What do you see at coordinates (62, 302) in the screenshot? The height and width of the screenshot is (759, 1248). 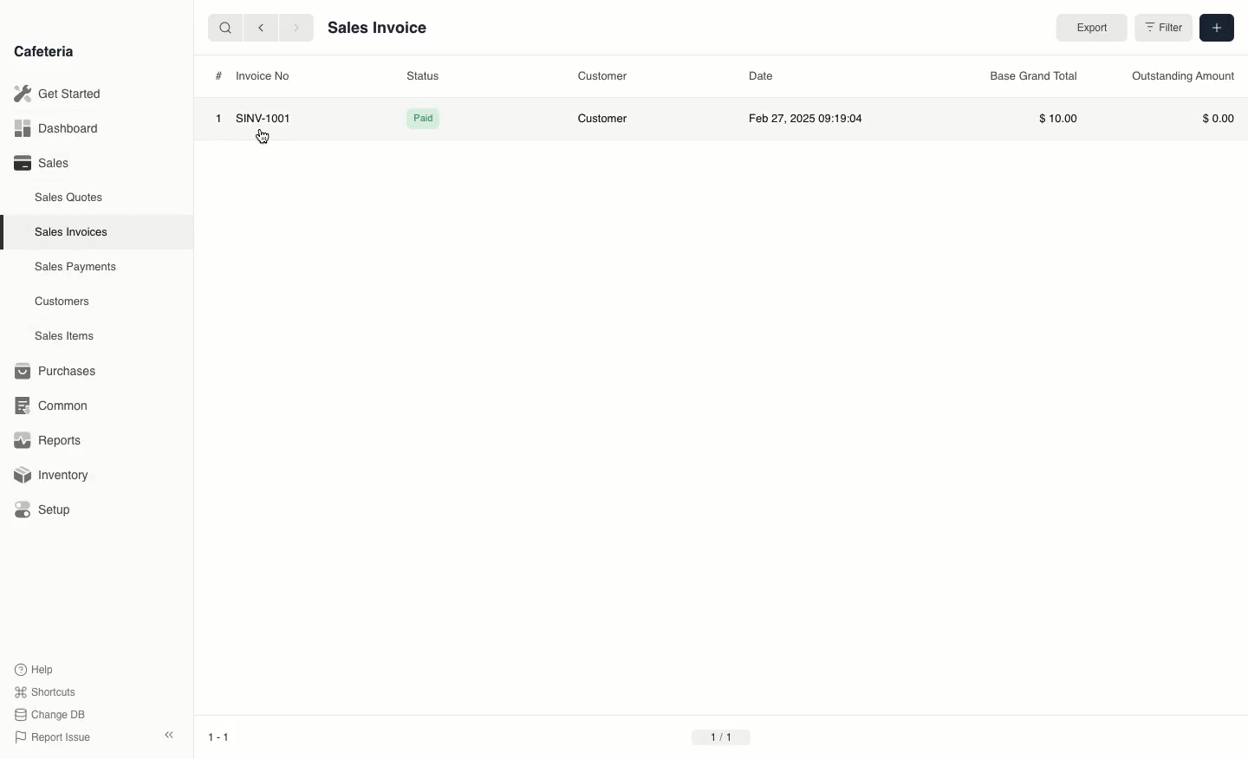 I see `Customers` at bounding box center [62, 302].